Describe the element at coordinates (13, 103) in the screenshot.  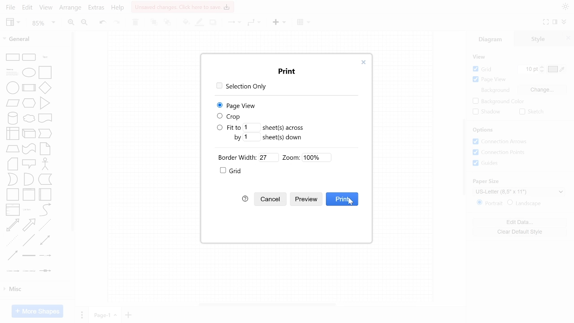
I see `Parallelogram` at that location.